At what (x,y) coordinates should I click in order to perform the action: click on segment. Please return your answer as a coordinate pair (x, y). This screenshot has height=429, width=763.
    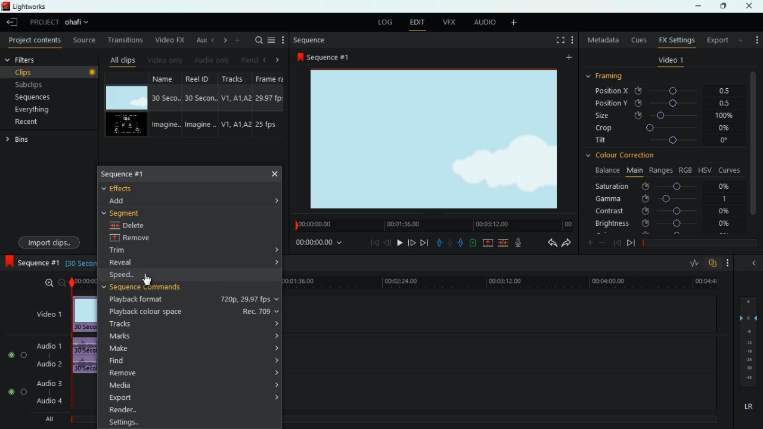
    Looking at the image, I should click on (130, 213).